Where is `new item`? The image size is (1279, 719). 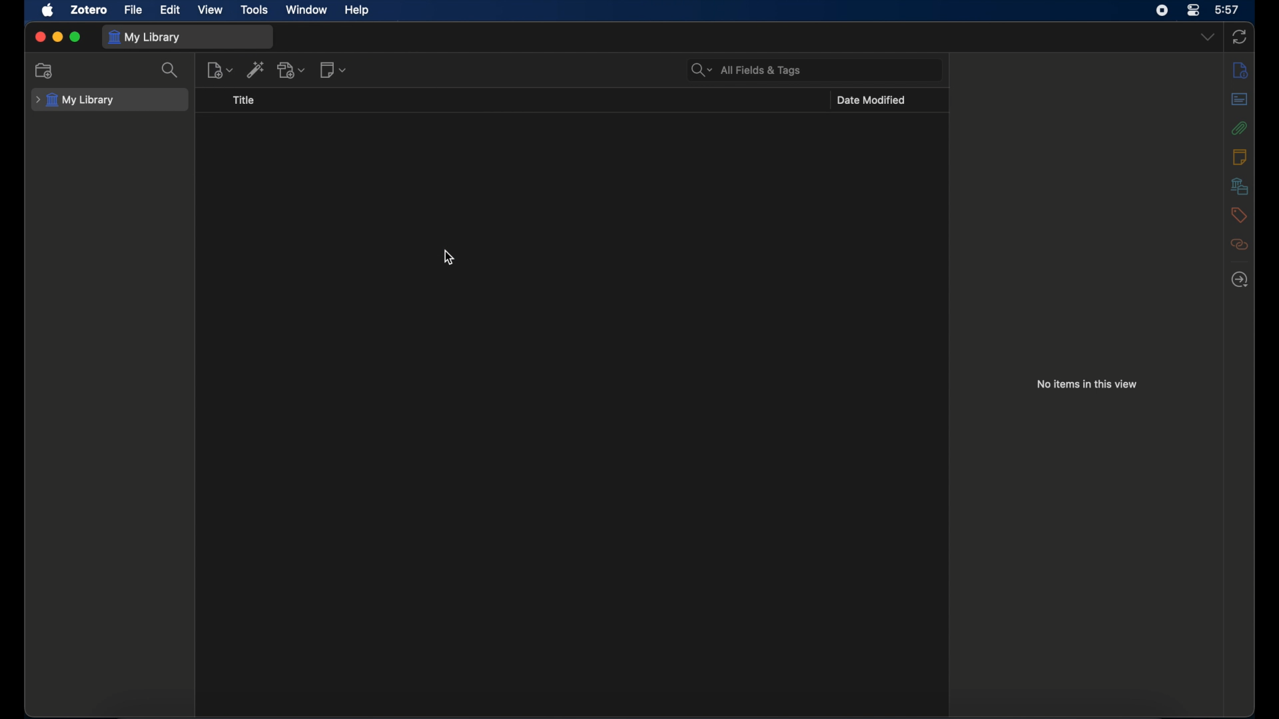
new item is located at coordinates (220, 70).